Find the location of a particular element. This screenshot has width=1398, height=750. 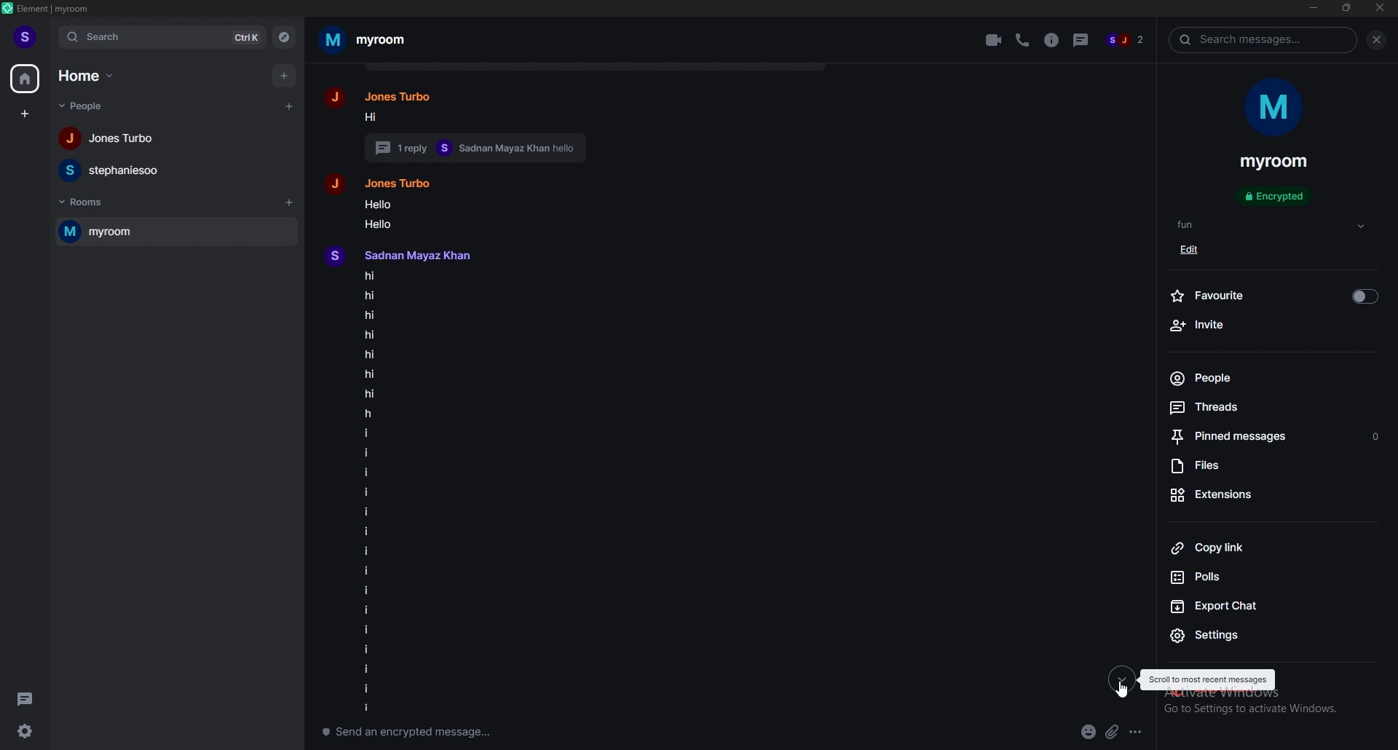

profile is located at coordinates (25, 36).